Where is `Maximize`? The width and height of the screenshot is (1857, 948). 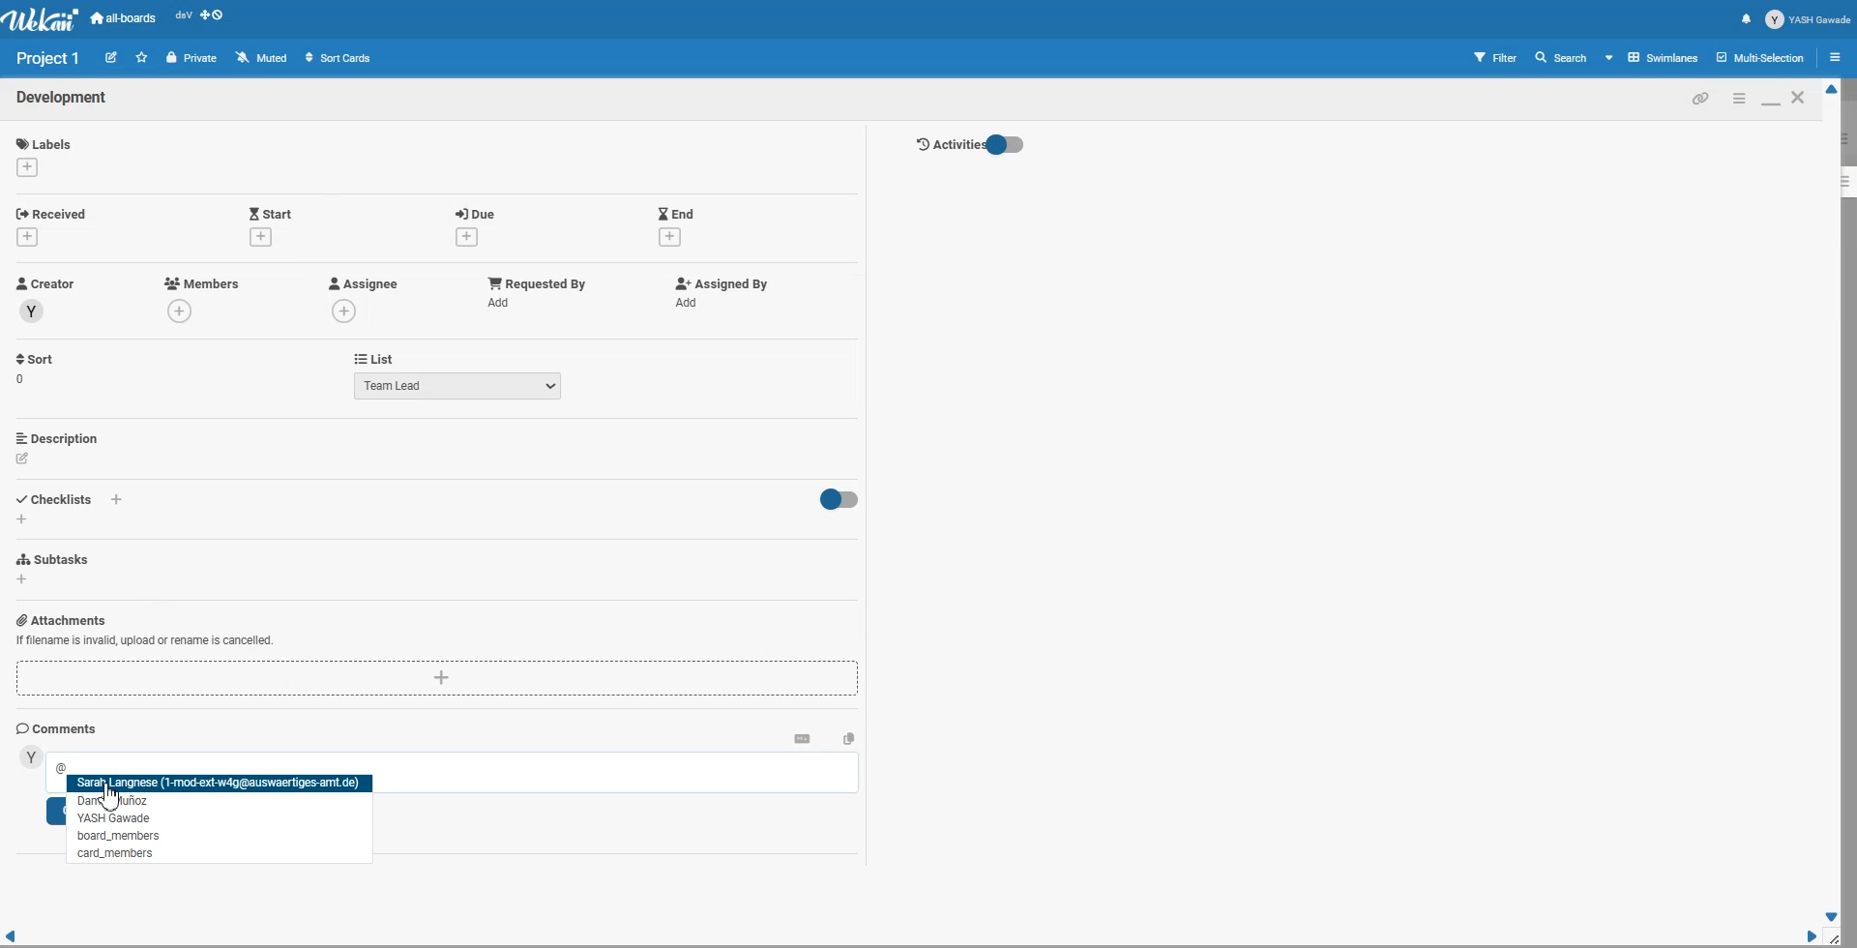
Maximize is located at coordinates (1770, 98).